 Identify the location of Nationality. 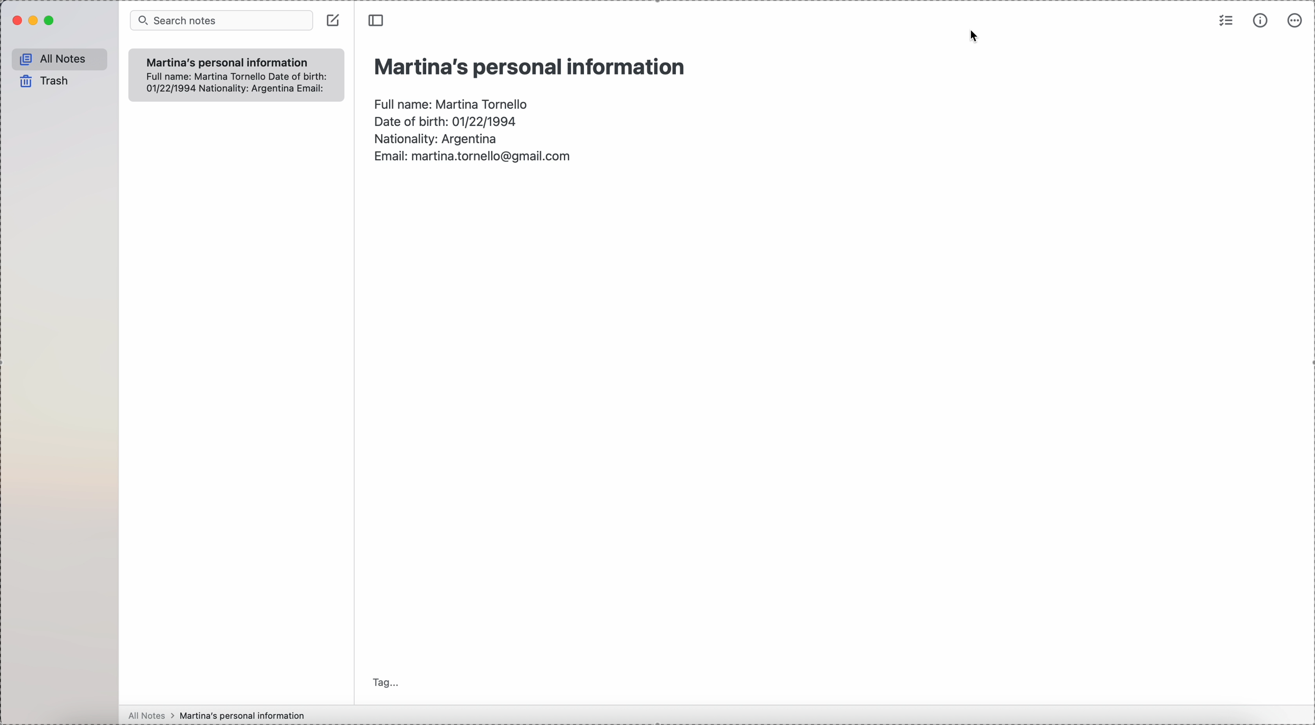
(438, 137).